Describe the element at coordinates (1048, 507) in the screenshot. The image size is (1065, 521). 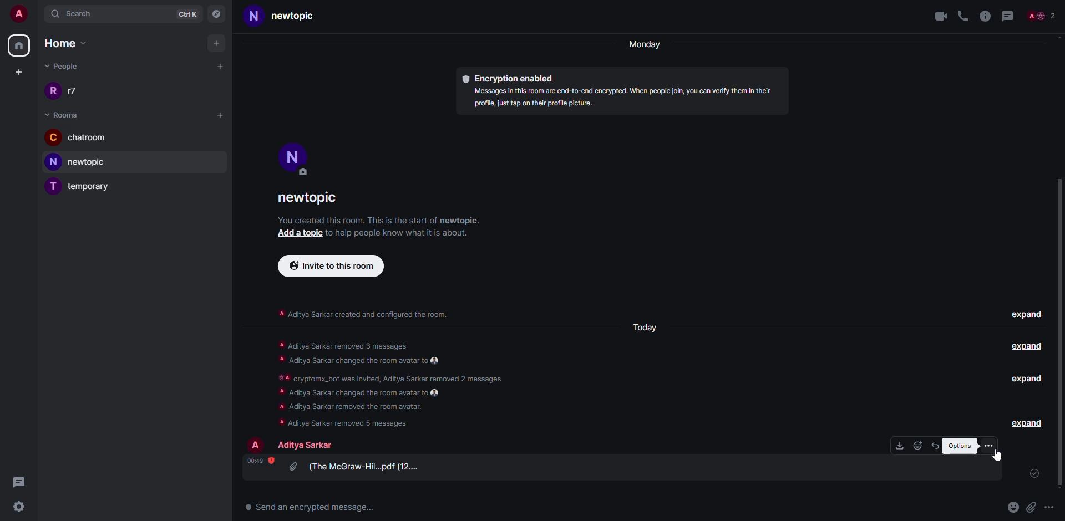
I see `more` at that location.